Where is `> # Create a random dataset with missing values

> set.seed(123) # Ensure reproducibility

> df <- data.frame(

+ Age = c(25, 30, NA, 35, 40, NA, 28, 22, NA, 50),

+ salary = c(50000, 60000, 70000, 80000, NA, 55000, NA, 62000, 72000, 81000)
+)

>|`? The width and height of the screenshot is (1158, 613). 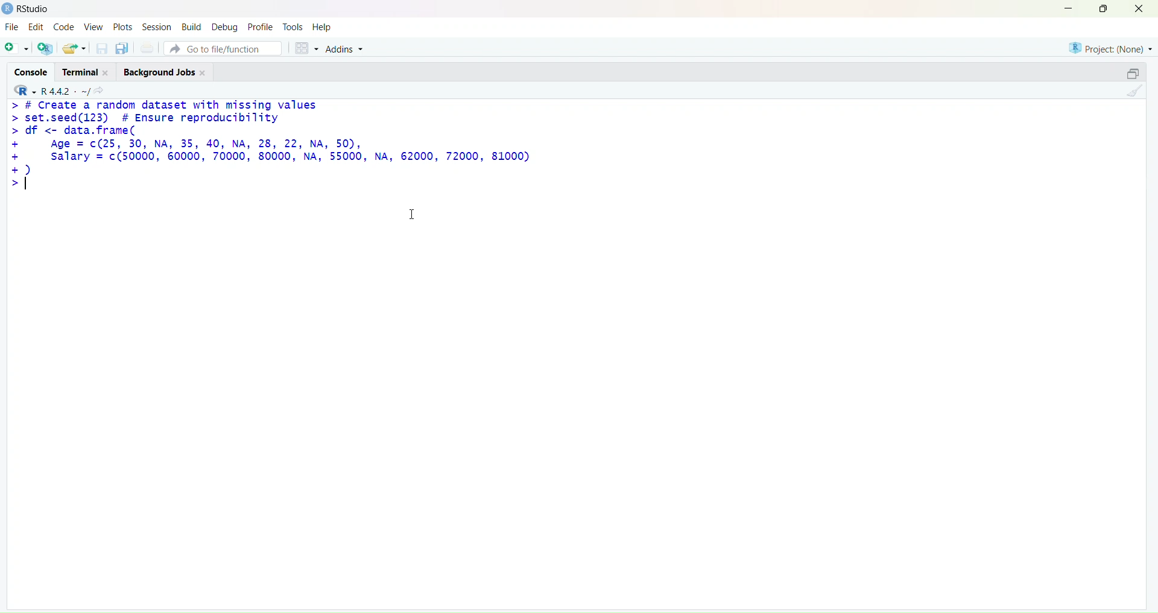 > # Create a random dataset with missing values

> set.seed(123) # Ensure reproducibility

> df <- data.frame(

+ Age = c(25, 30, NA, 35, 40, NA, 28, 22, NA, 50),

+ salary = c(50000, 60000, 70000, 80000, NA, 55000, NA, 62000, 72000, 81000)
+)

>| is located at coordinates (301, 148).